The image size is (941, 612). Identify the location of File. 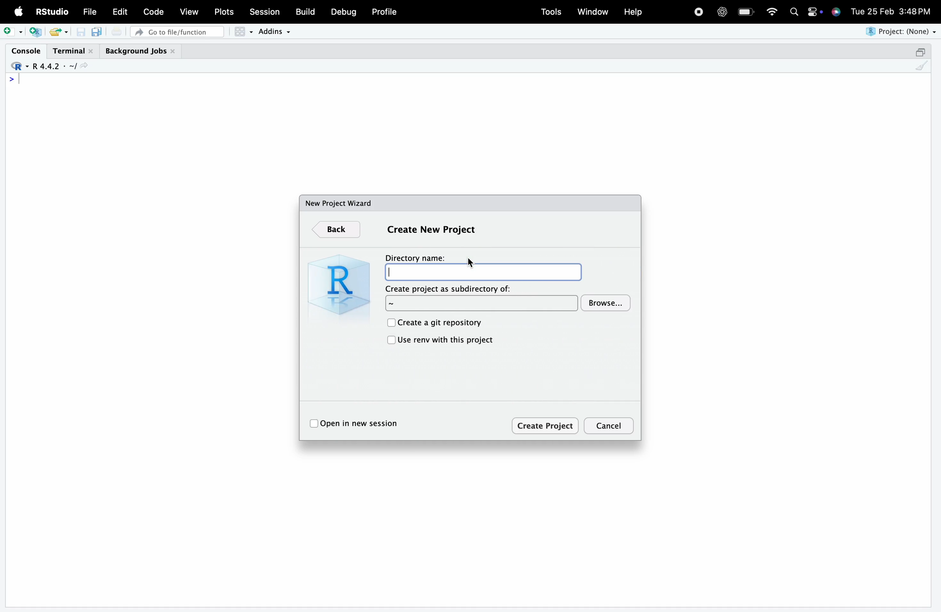
(90, 12).